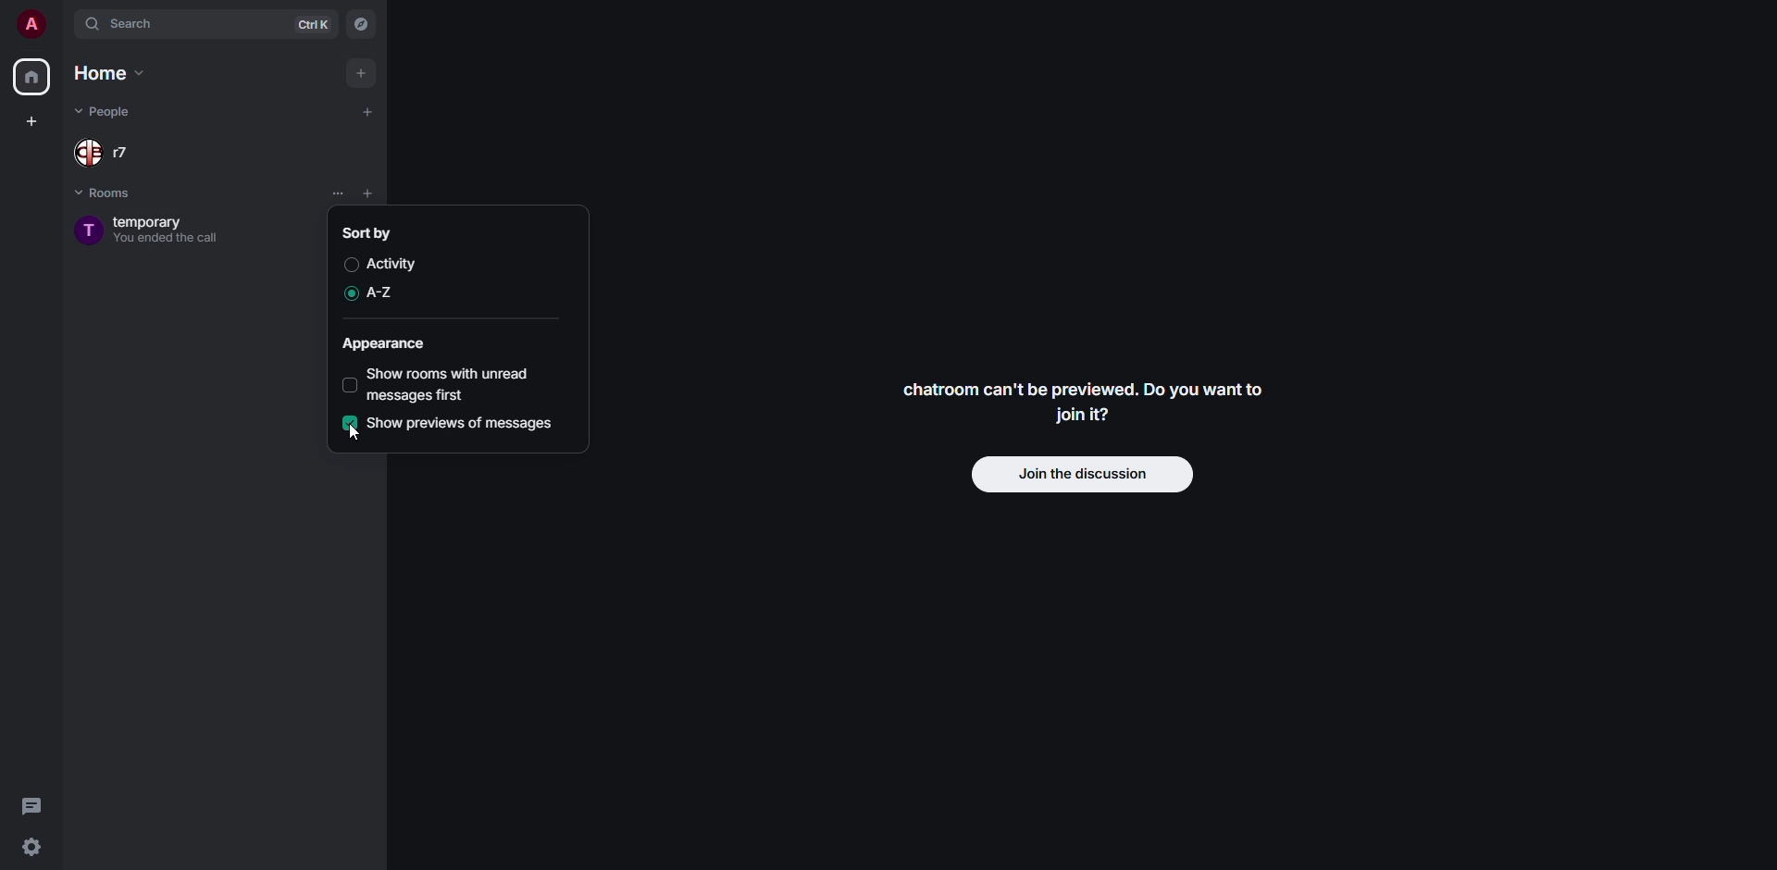 The height and width of the screenshot is (870, 1777). Describe the element at coordinates (359, 26) in the screenshot. I see `navigator` at that location.